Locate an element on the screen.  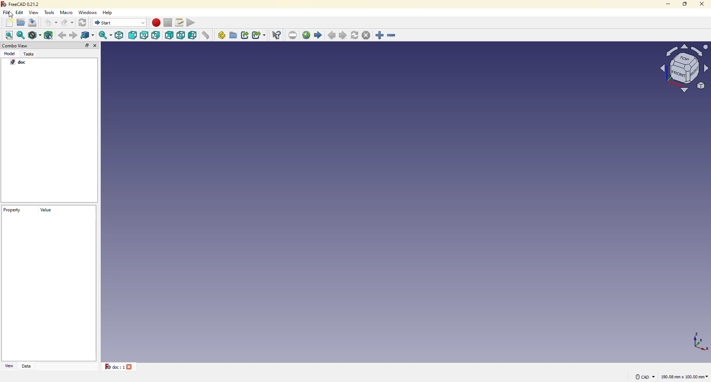
doc is located at coordinates (19, 63).